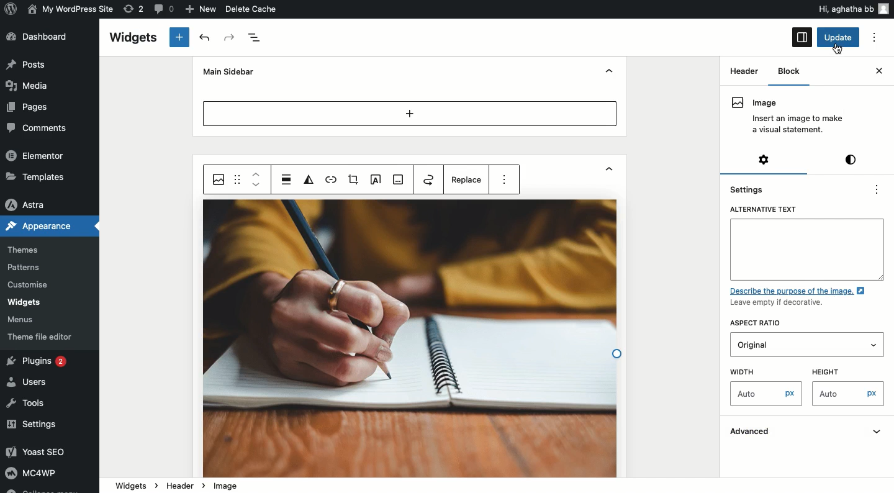  What do you see at coordinates (399, 180) in the screenshot?
I see `Add image` at bounding box center [399, 180].